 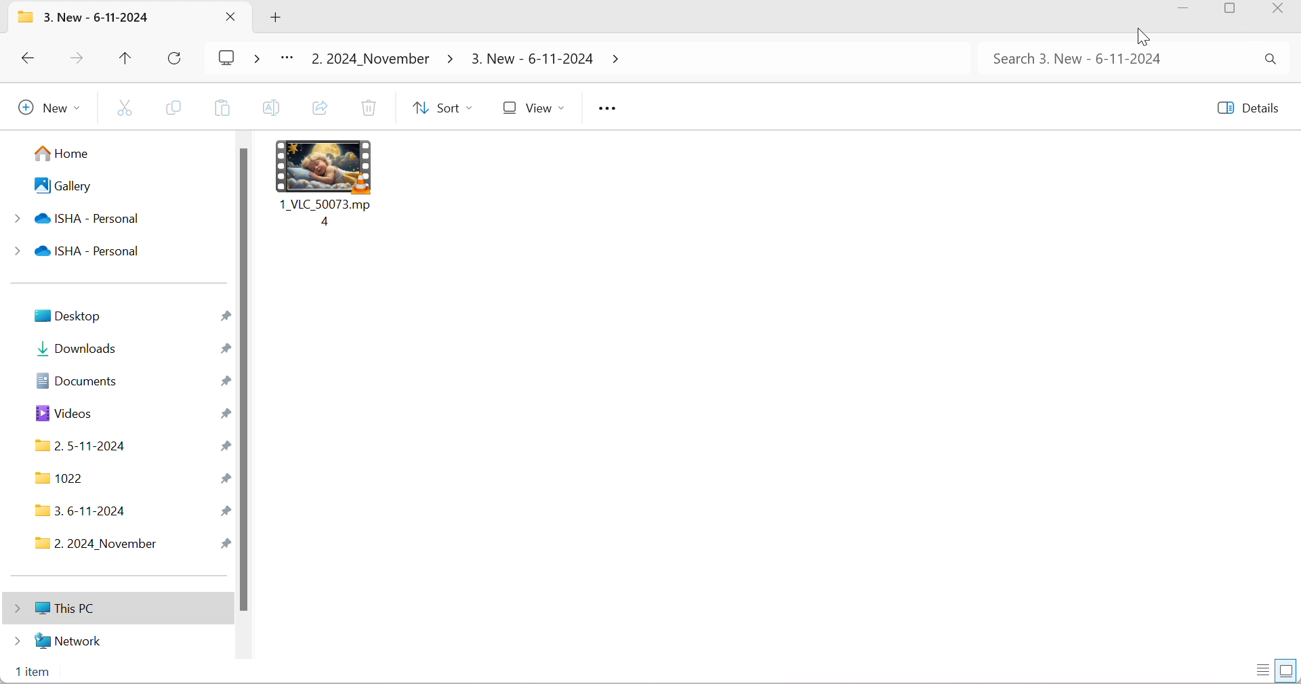 I want to click on Rename, so click(x=272, y=108).